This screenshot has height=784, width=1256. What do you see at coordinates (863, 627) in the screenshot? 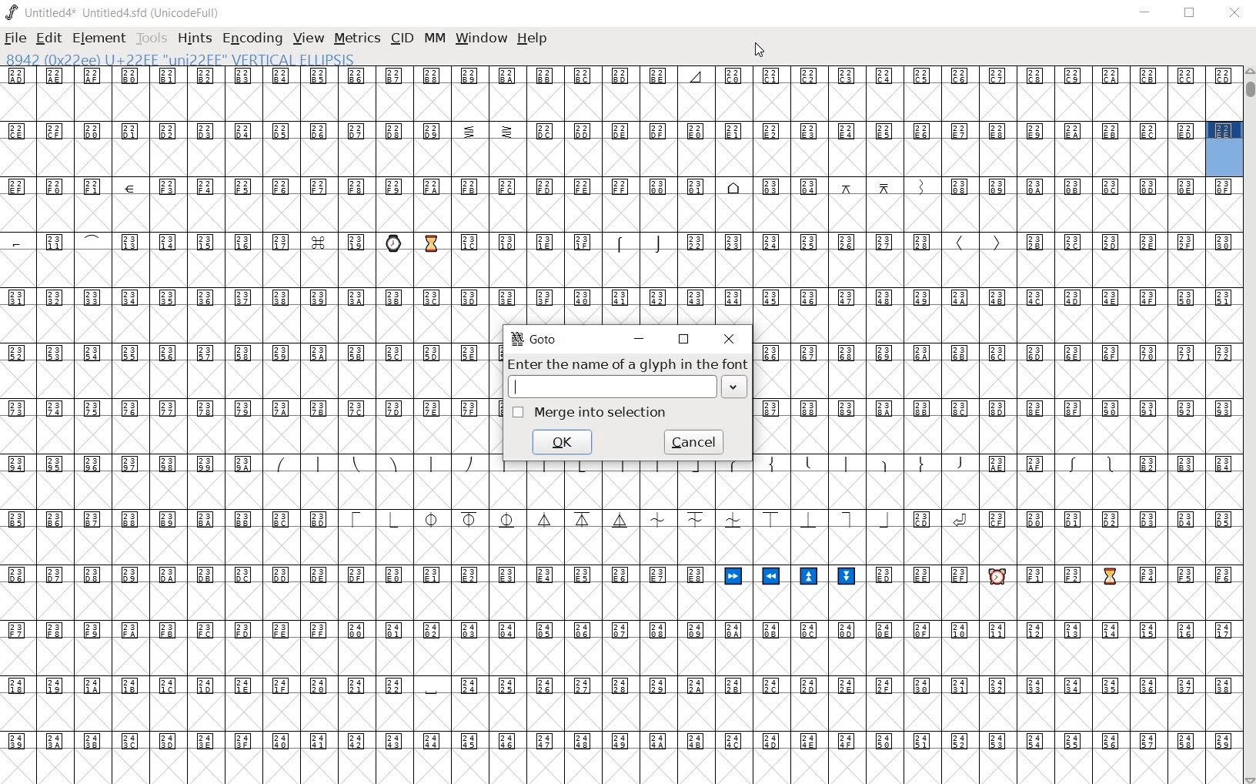
I see `glyph characters` at bounding box center [863, 627].